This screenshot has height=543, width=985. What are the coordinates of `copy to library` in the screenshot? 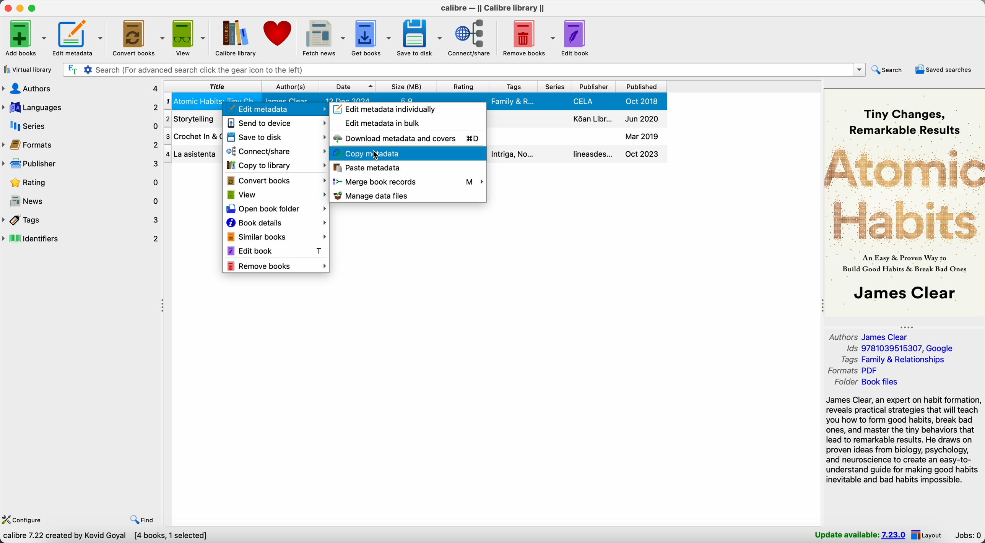 It's located at (275, 165).